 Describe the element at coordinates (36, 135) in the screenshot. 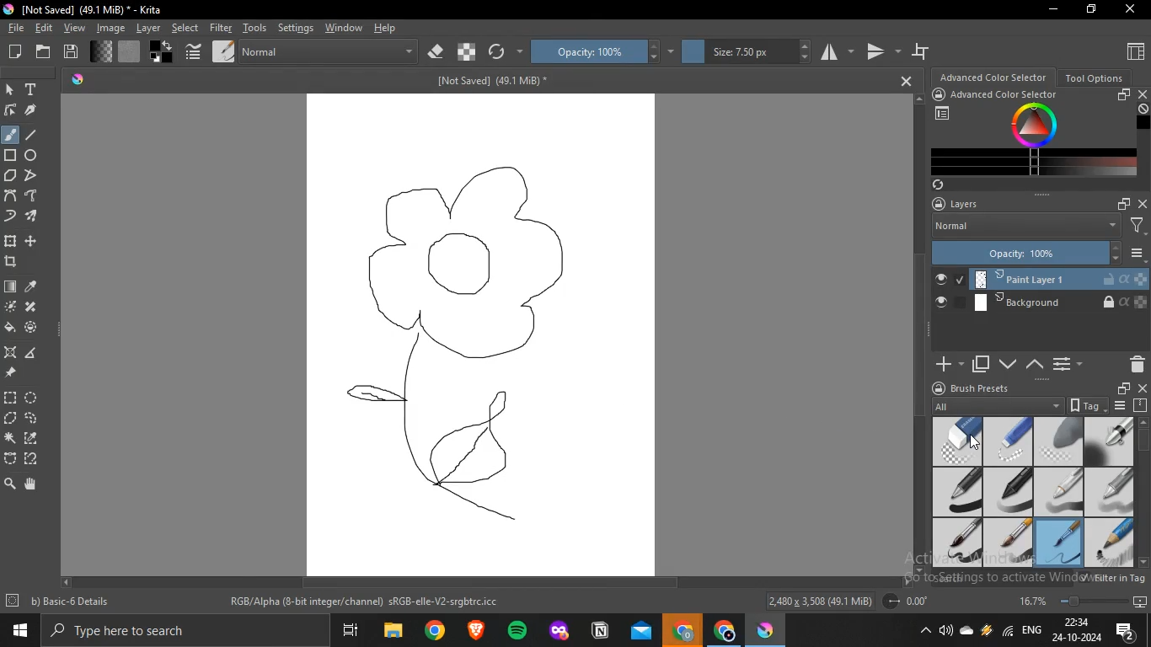

I see `line tool` at that location.